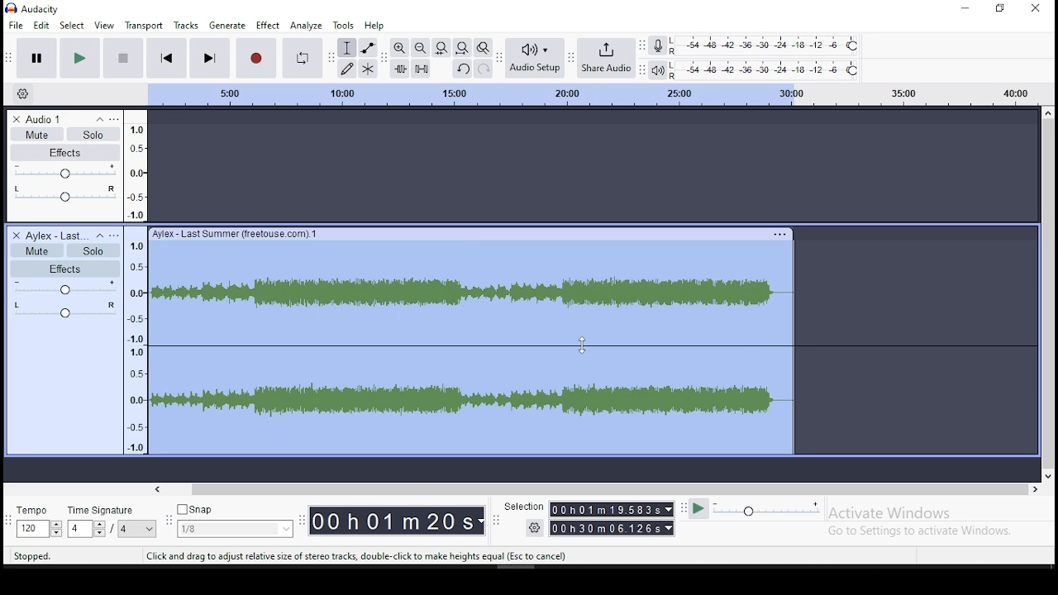 The width and height of the screenshot is (1058, 595). What do you see at coordinates (963, 8) in the screenshot?
I see `minimize` at bounding box center [963, 8].